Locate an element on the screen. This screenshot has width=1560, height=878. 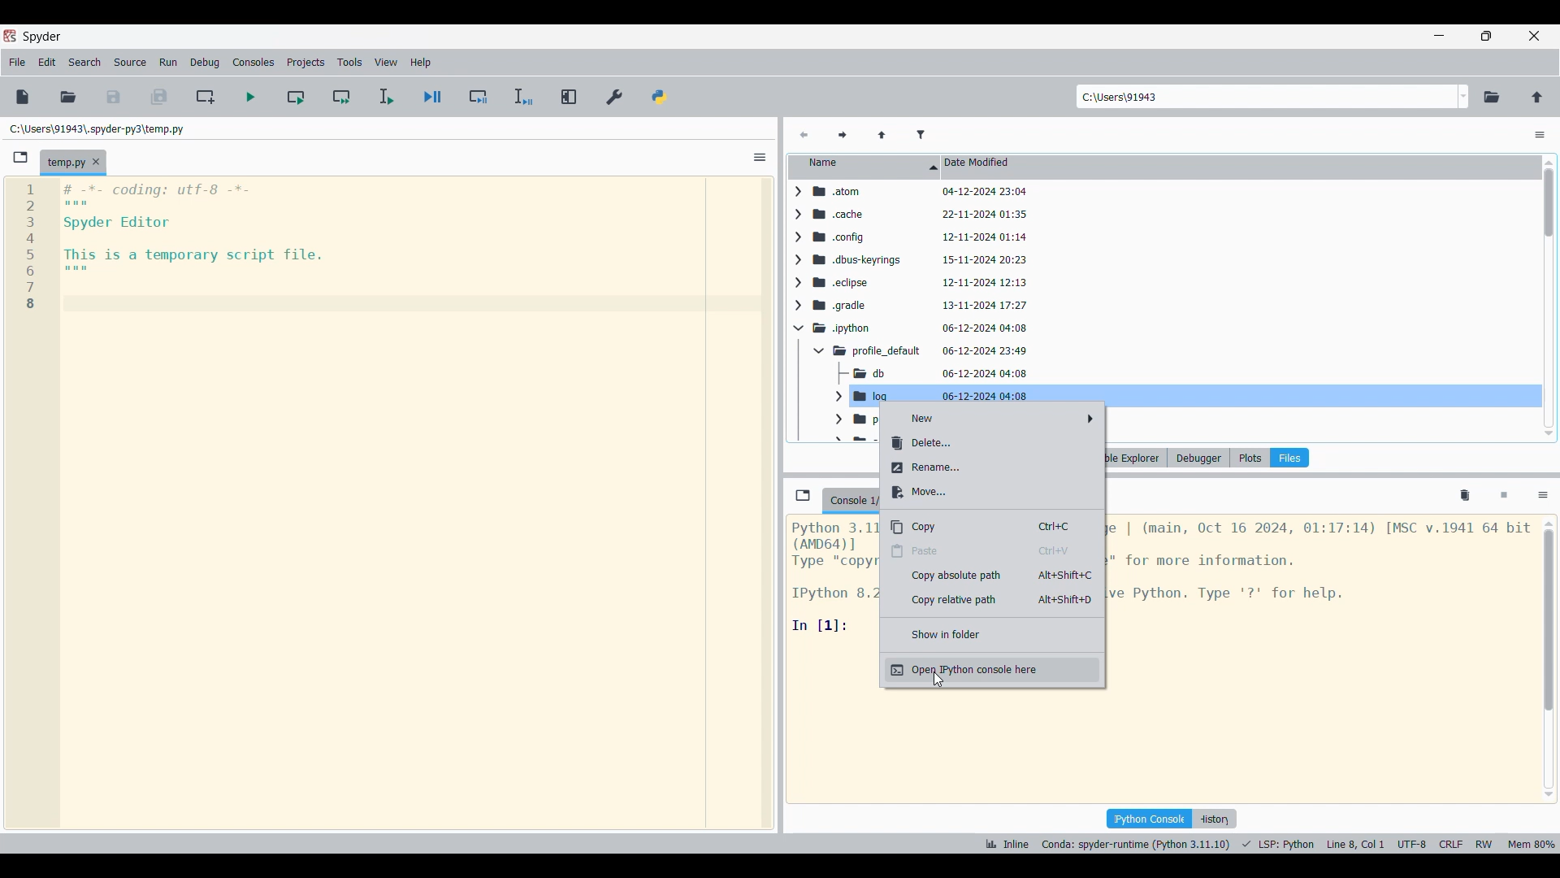
Search menu is located at coordinates (85, 63).